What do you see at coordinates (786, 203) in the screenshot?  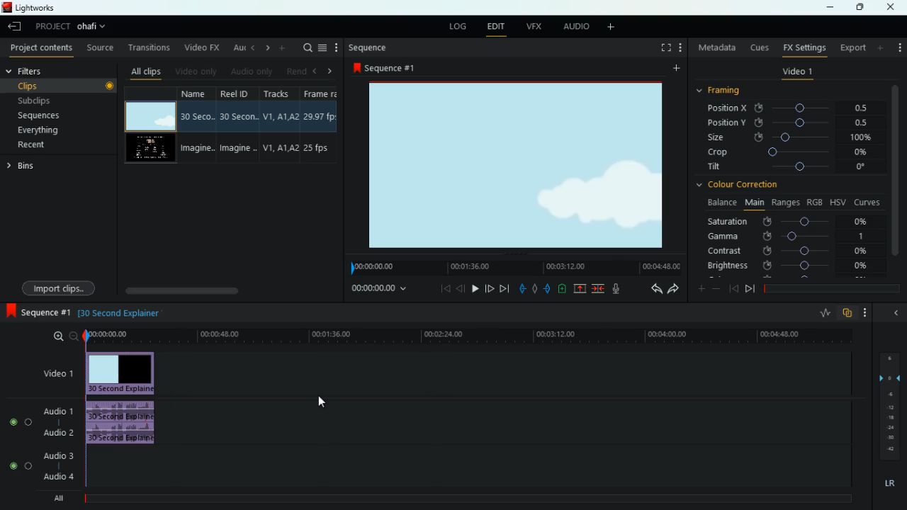 I see `ranges` at bounding box center [786, 203].